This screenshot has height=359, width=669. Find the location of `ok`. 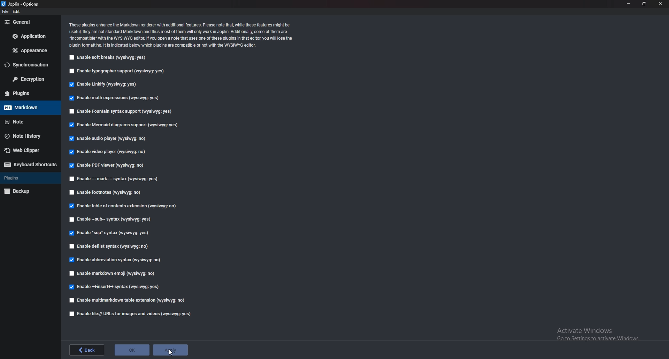

ok is located at coordinates (133, 350).